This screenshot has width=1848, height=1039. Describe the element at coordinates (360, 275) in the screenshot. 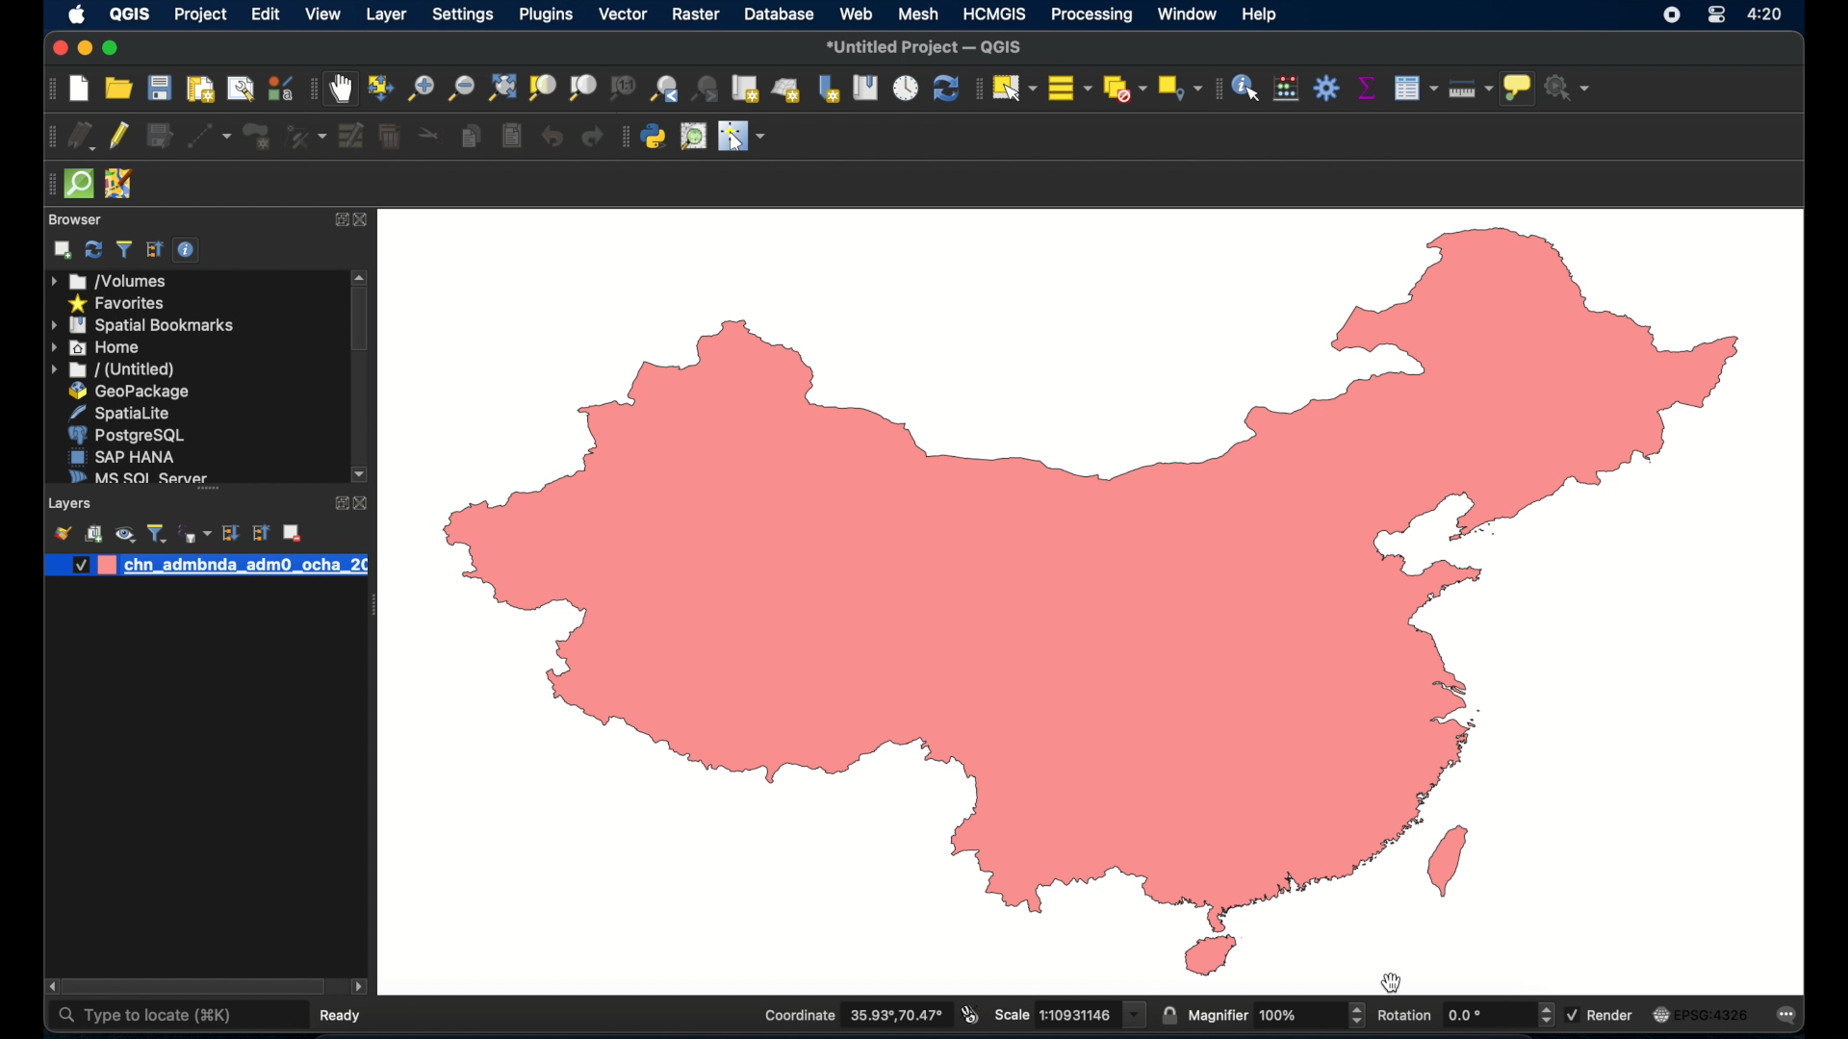

I see `scroll up arrow` at that location.